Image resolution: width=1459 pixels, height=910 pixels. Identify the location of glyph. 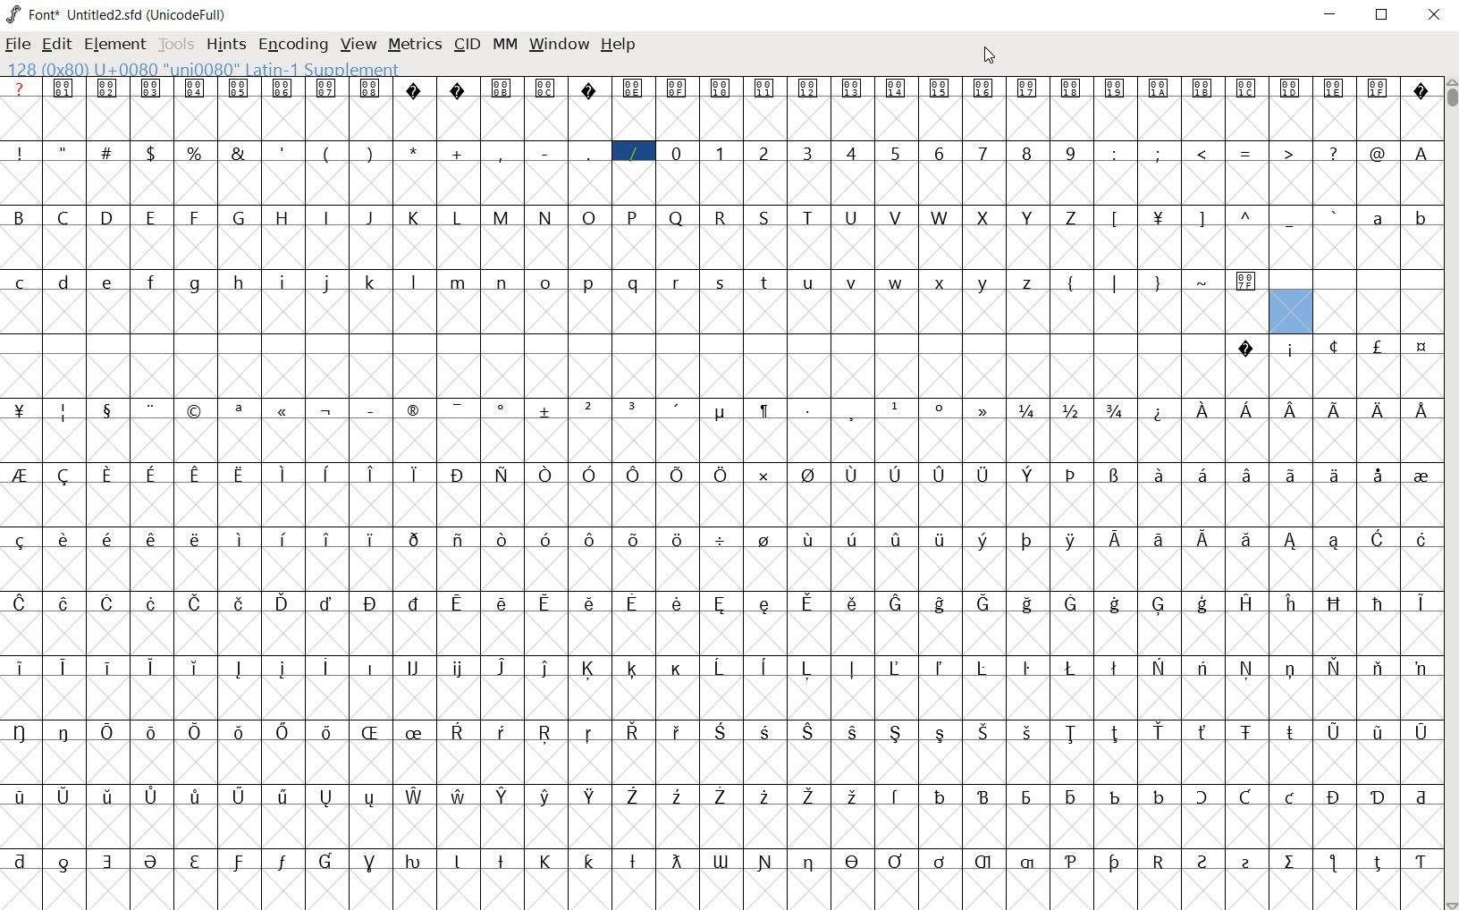
(1071, 862).